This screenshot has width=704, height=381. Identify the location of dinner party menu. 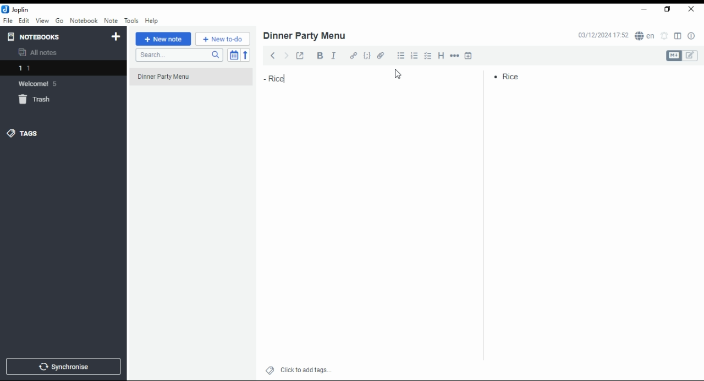
(194, 80).